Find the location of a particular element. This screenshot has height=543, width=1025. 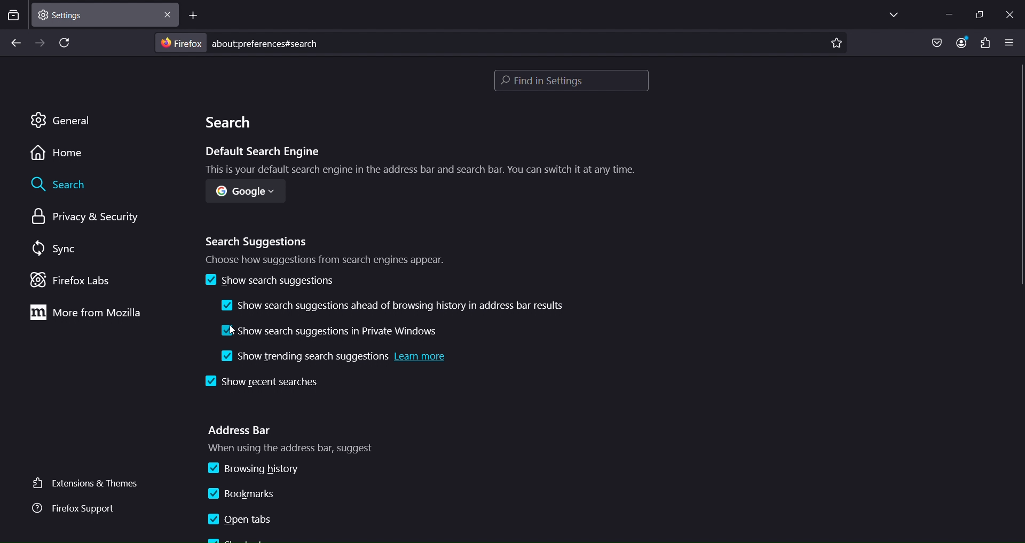

general is located at coordinates (65, 122).